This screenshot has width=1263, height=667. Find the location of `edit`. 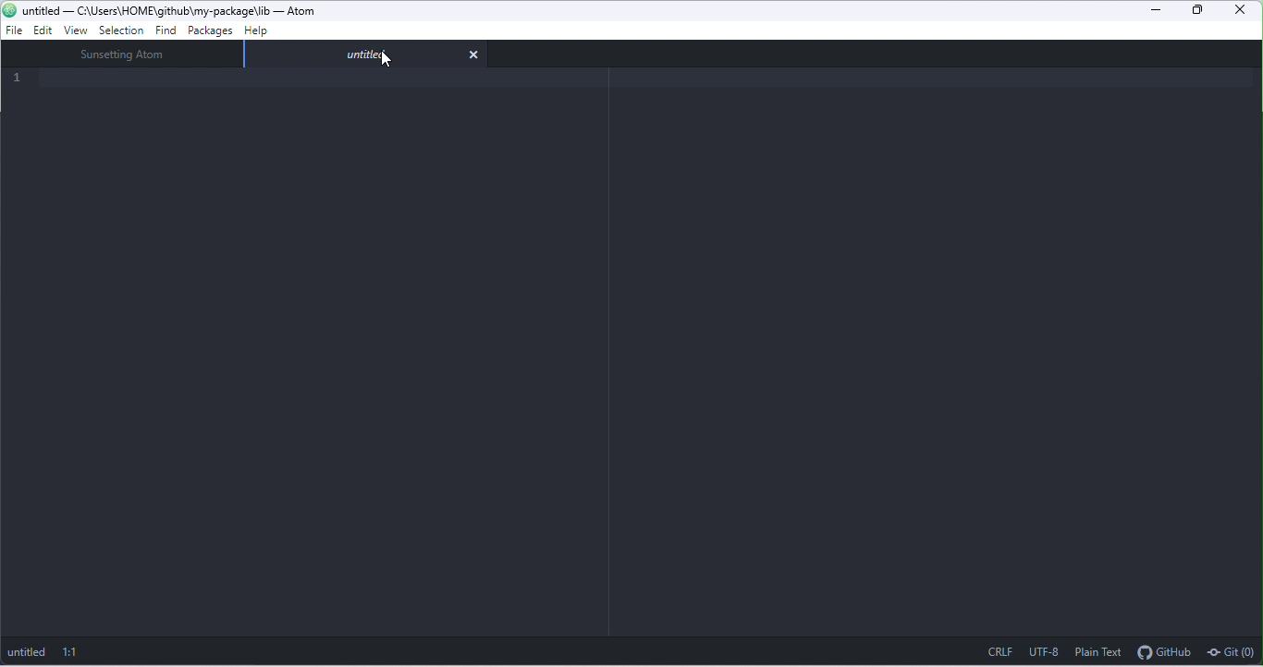

edit is located at coordinates (43, 30).